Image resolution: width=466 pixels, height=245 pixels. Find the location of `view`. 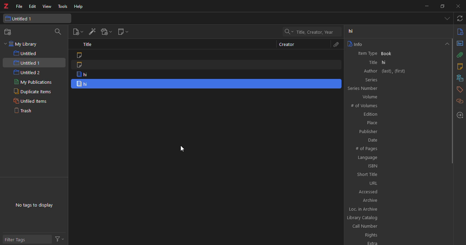

view is located at coordinates (47, 7).